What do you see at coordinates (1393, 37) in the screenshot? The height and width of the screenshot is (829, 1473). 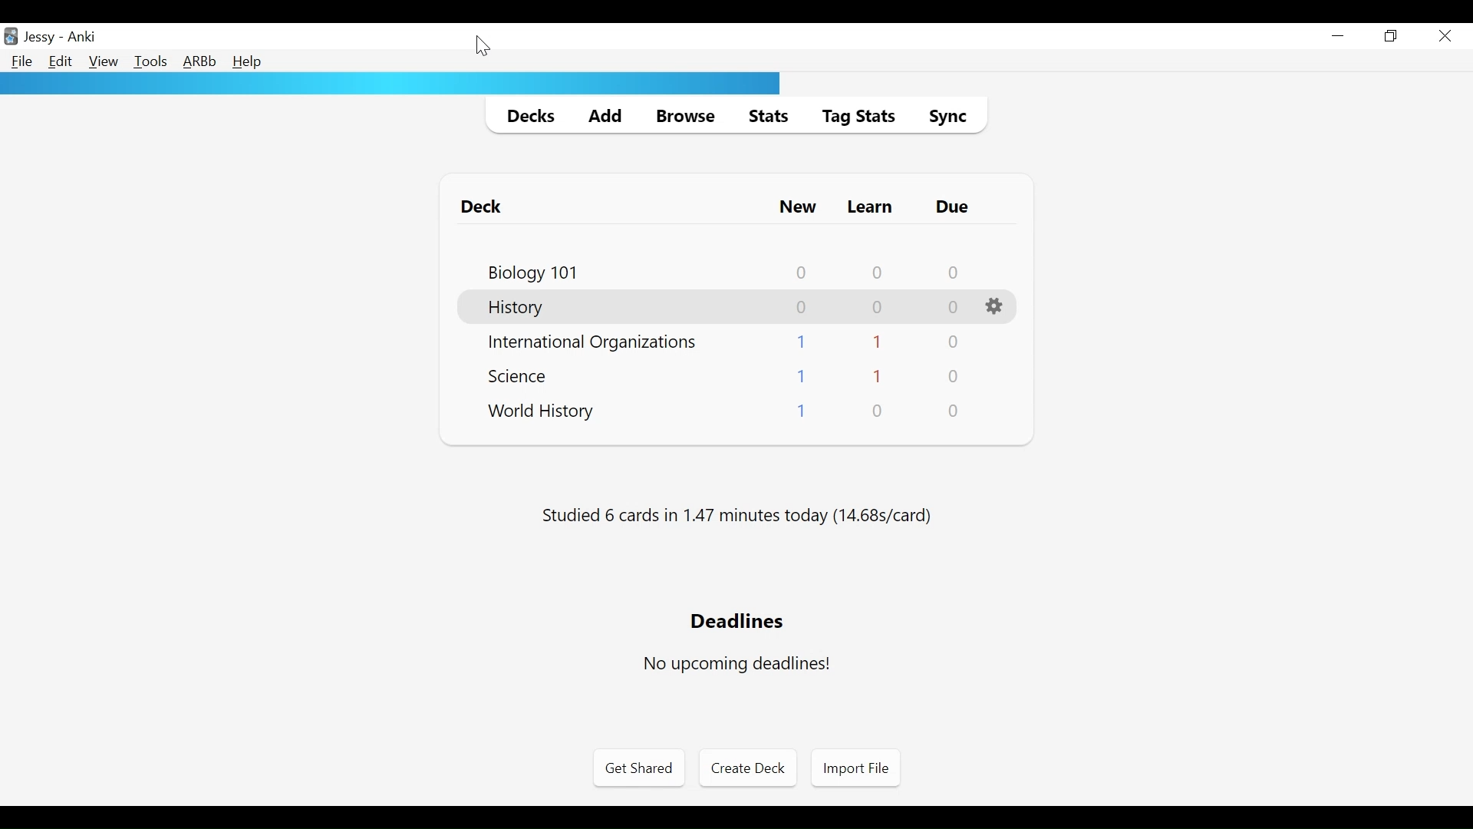 I see `Restore` at bounding box center [1393, 37].